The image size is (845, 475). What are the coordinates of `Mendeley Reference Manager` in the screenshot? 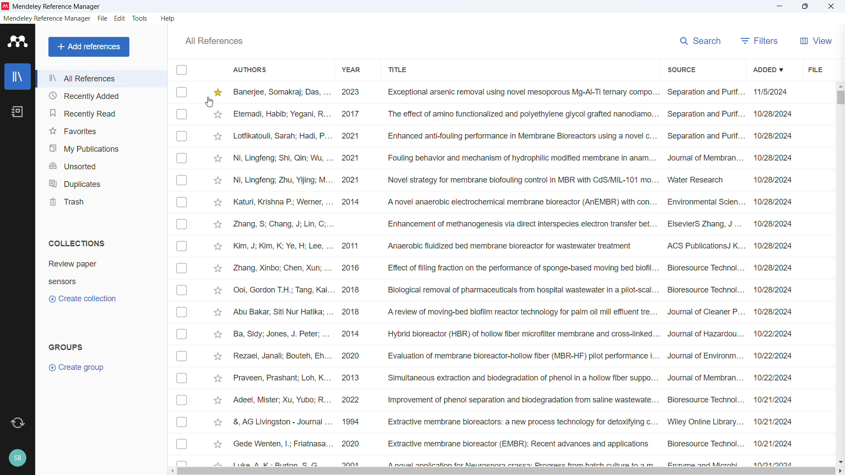 It's located at (58, 6).